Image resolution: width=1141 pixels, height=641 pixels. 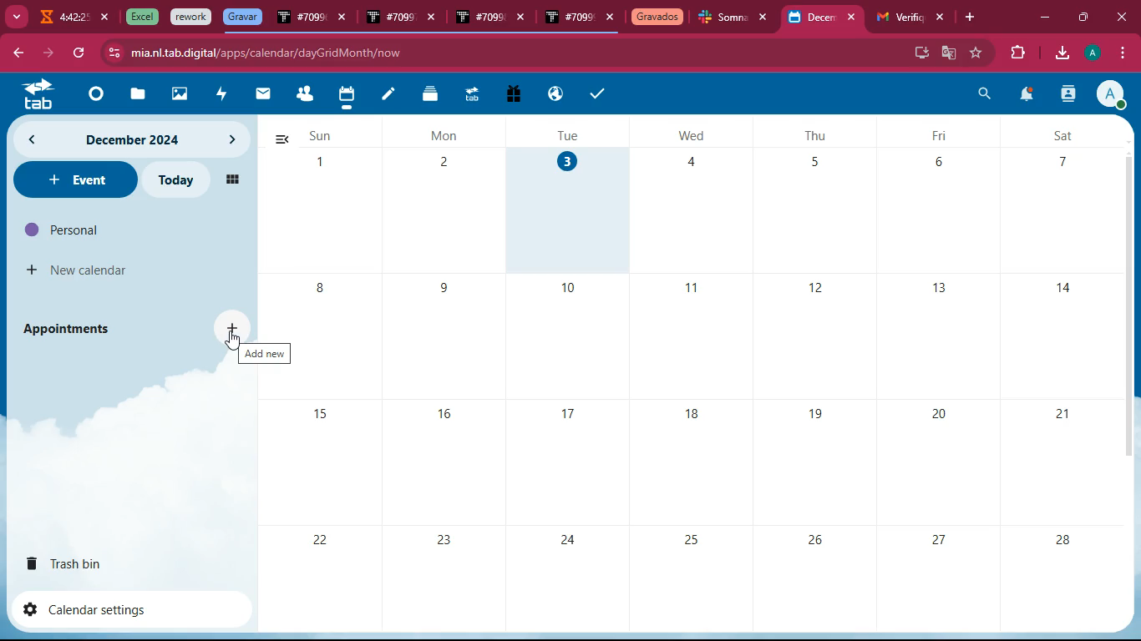 What do you see at coordinates (1120, 53) in the screenshot?
I see `menu` at bounding box center [1120, 53].